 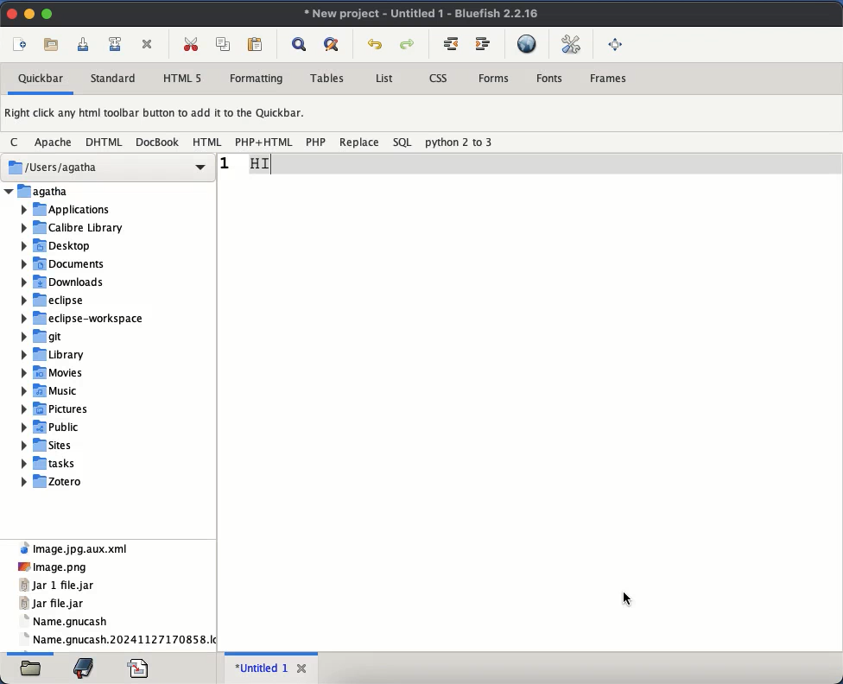 I want to click on Public, so click(x=50, y=427).